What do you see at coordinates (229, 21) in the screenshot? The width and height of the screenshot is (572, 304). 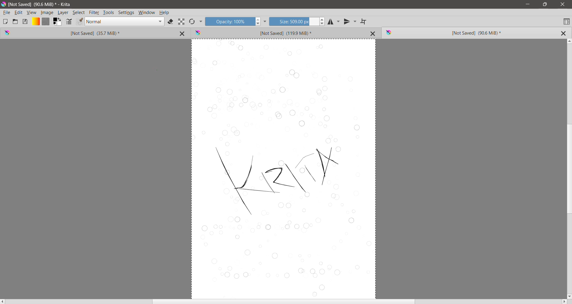 I see `Opacity input` at bounding box center [229, 21].